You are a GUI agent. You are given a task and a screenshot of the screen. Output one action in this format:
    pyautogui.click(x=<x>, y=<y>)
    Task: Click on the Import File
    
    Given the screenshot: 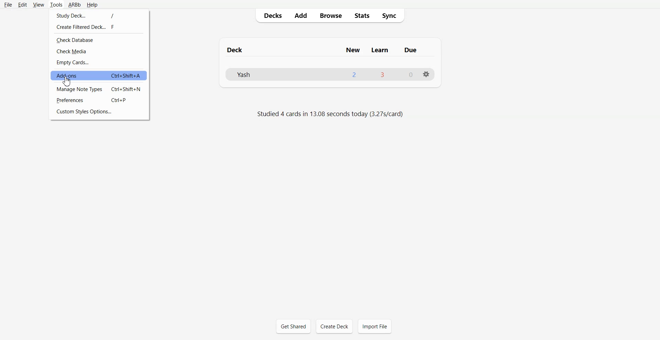 What is the action you would take?
    pyautogui.click(x=375, y=326)
    